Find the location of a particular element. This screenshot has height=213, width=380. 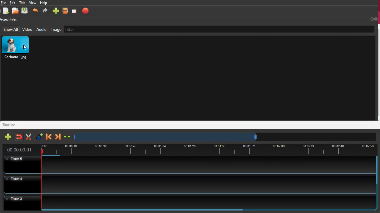

full screen is located at coordinates (374, 19).